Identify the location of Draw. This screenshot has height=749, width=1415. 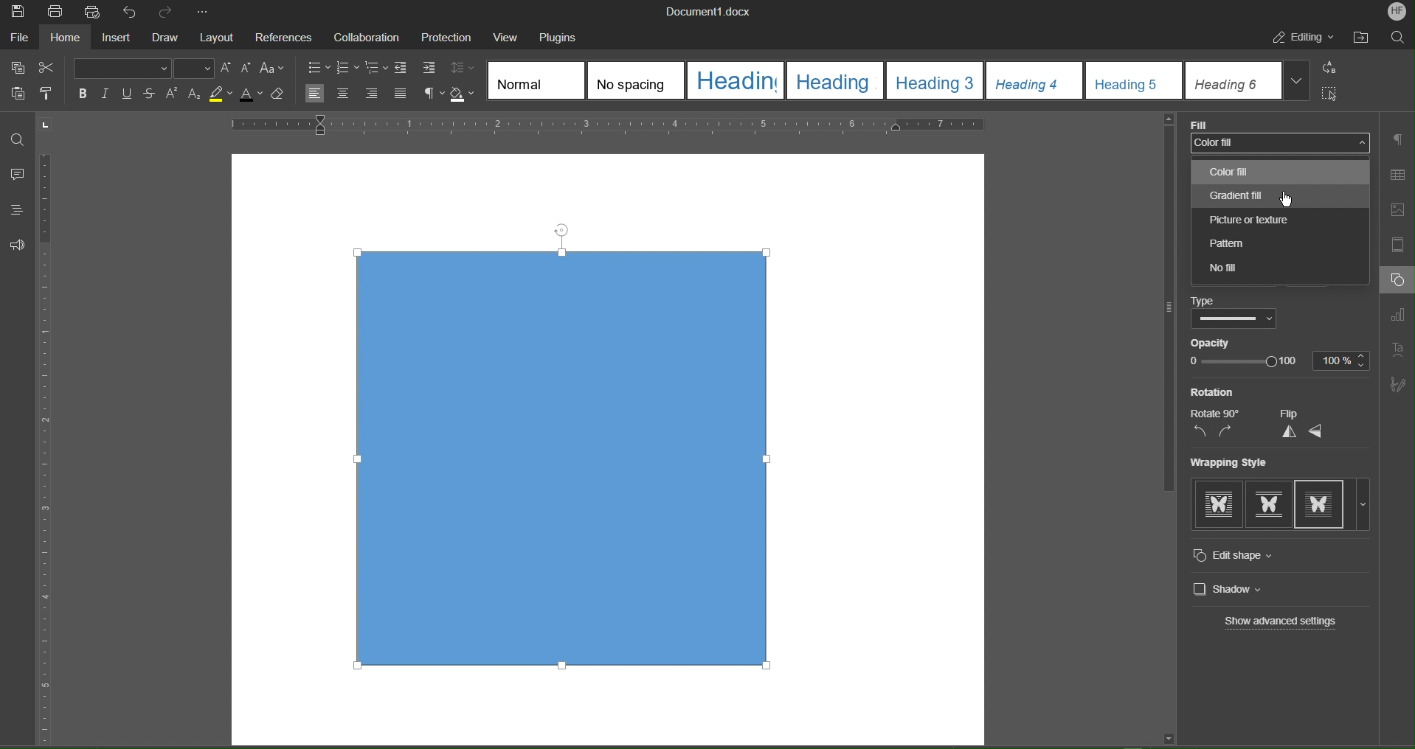
(167, 37).